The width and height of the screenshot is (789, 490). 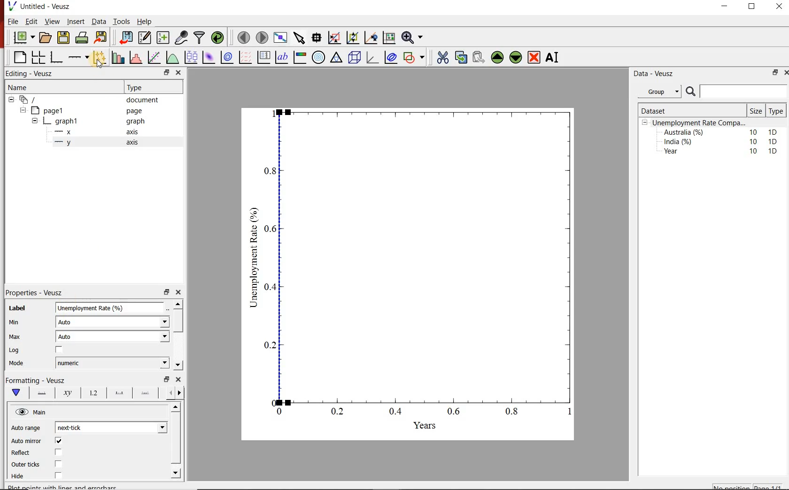 What do you see at coordinates (166, 291) in the screenshot?
I see `minimise` at bounding box center [166, 291].